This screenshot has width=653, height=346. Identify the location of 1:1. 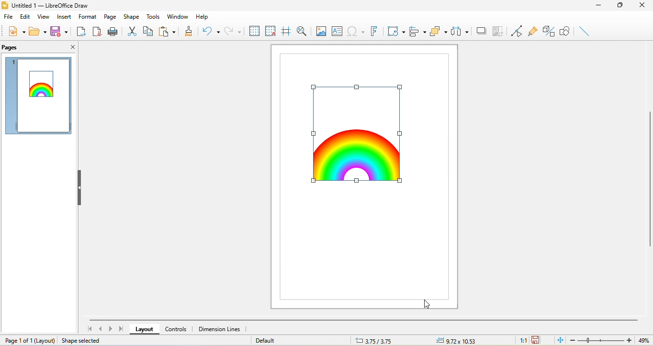
(522, 341).